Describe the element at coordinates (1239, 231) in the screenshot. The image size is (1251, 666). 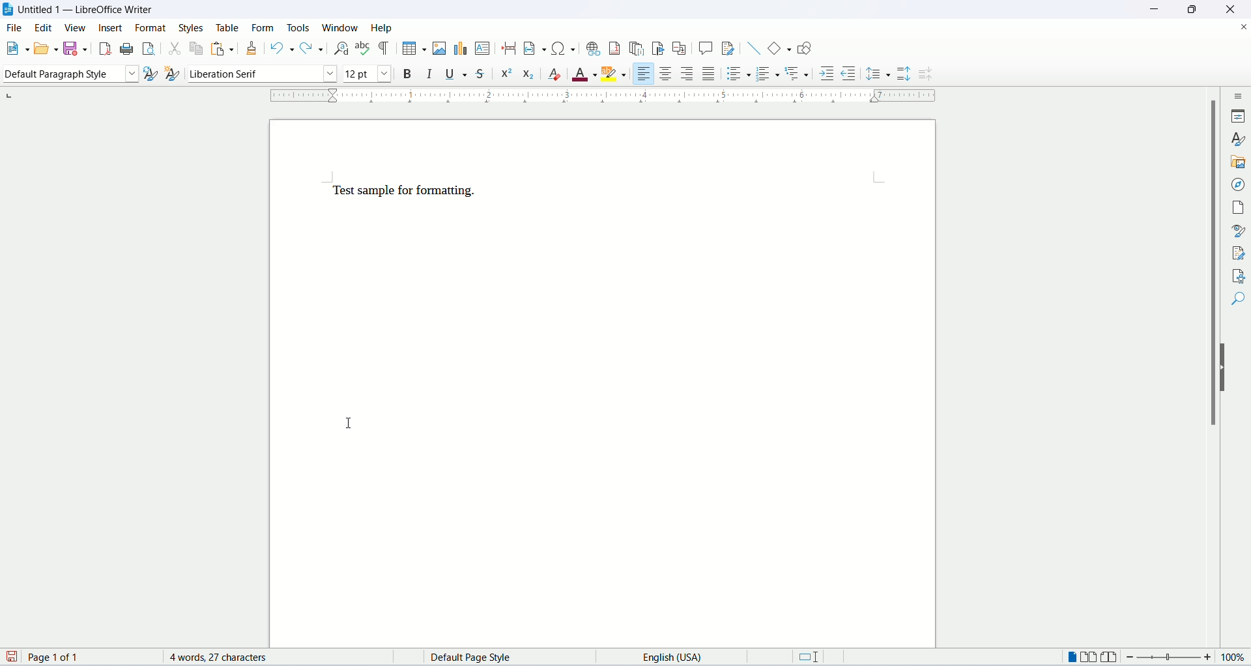
I see `style inspector` at that location.